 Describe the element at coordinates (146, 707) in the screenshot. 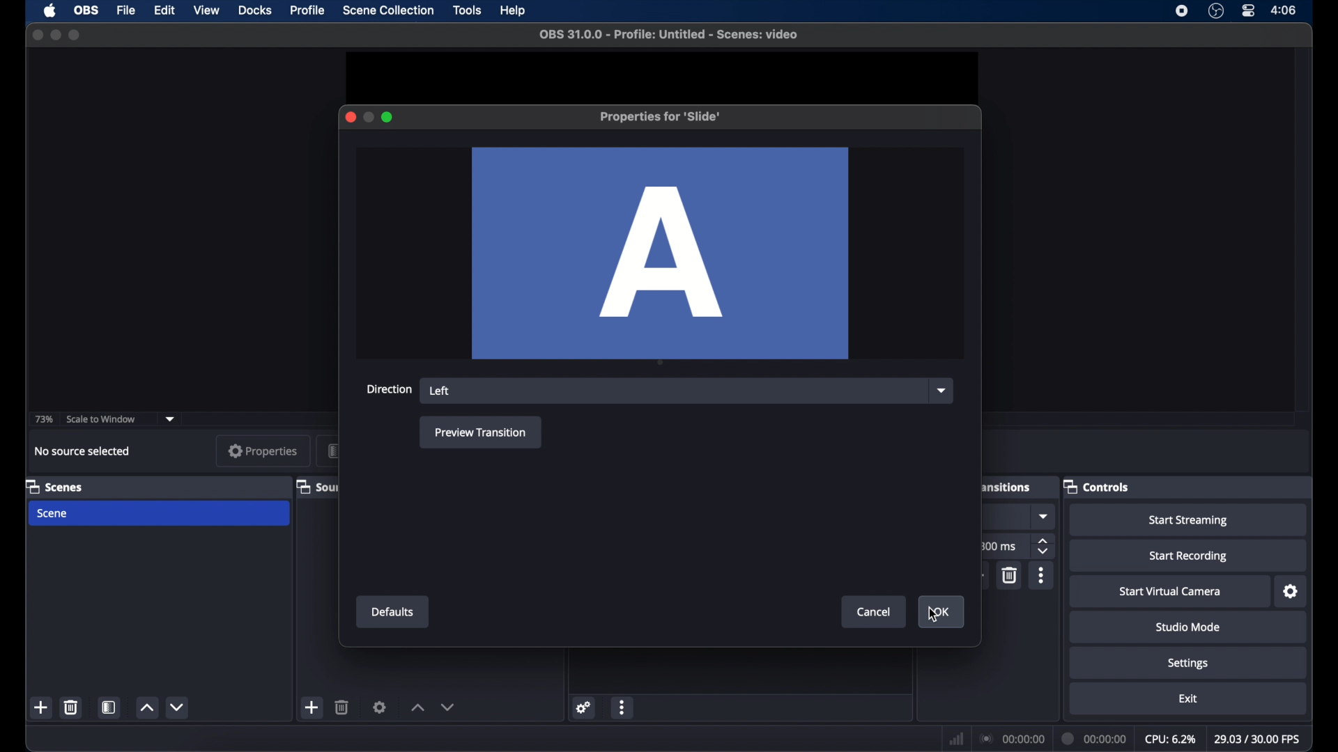

I see `increment` at that location.